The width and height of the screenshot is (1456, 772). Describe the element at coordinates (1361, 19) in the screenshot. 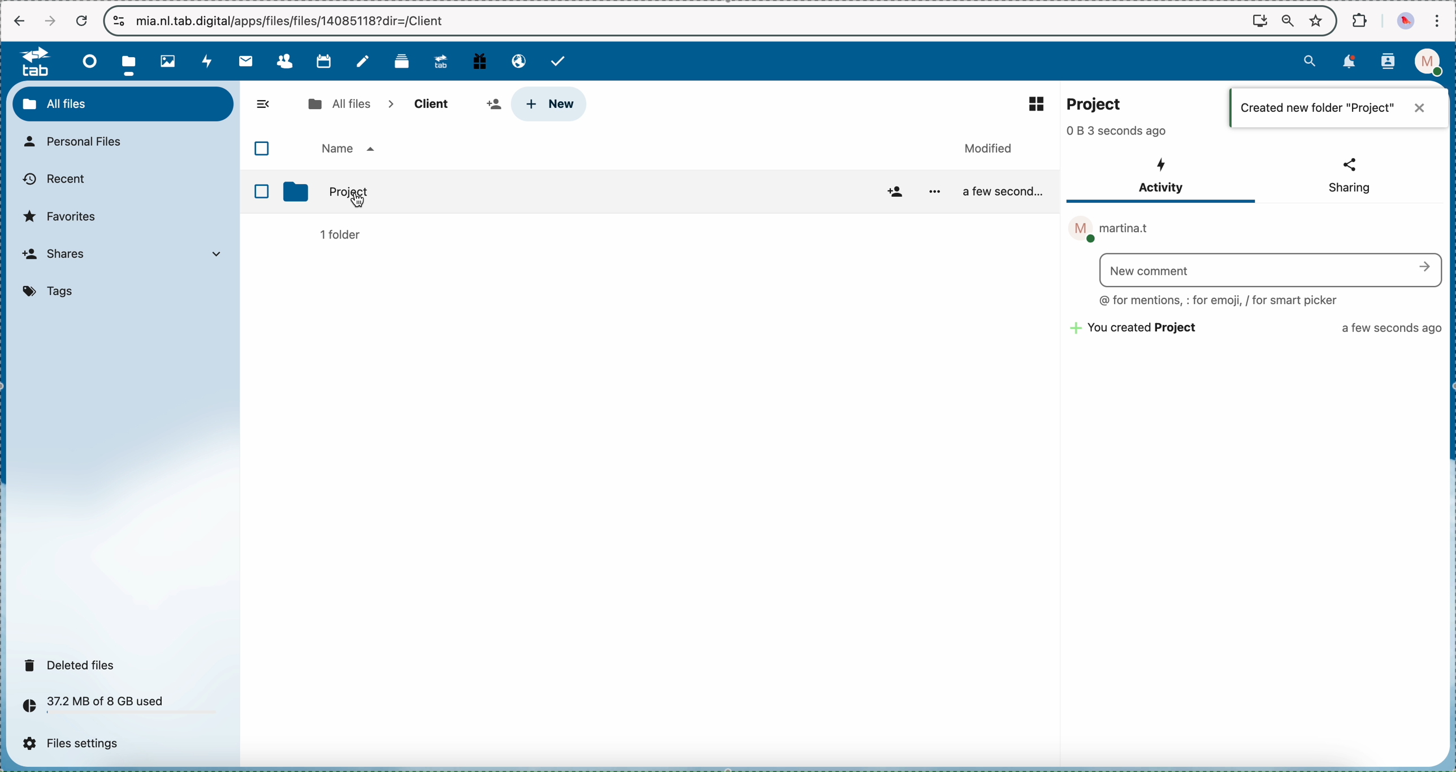

I see `extensions` at that location.